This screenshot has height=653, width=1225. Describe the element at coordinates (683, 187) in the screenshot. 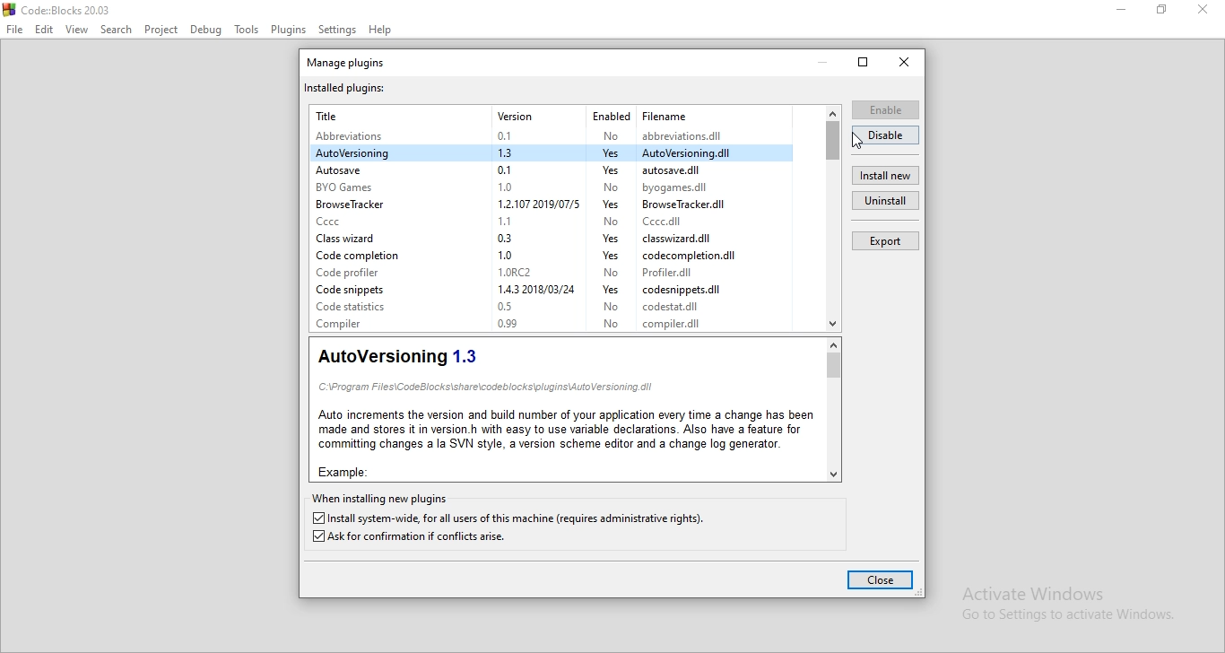

I see `byogames.dll` at that location.